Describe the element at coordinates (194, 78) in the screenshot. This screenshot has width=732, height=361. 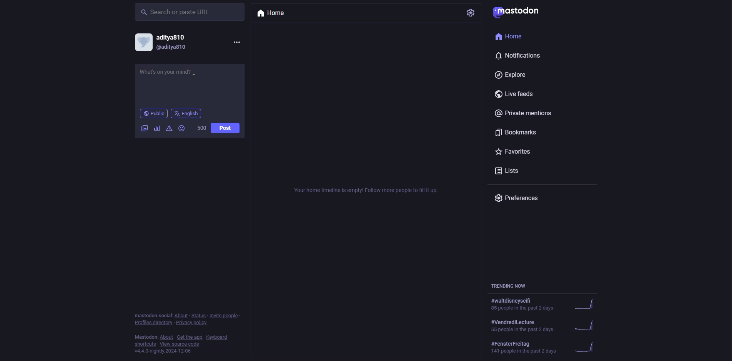
I see `Cursor` at that location.